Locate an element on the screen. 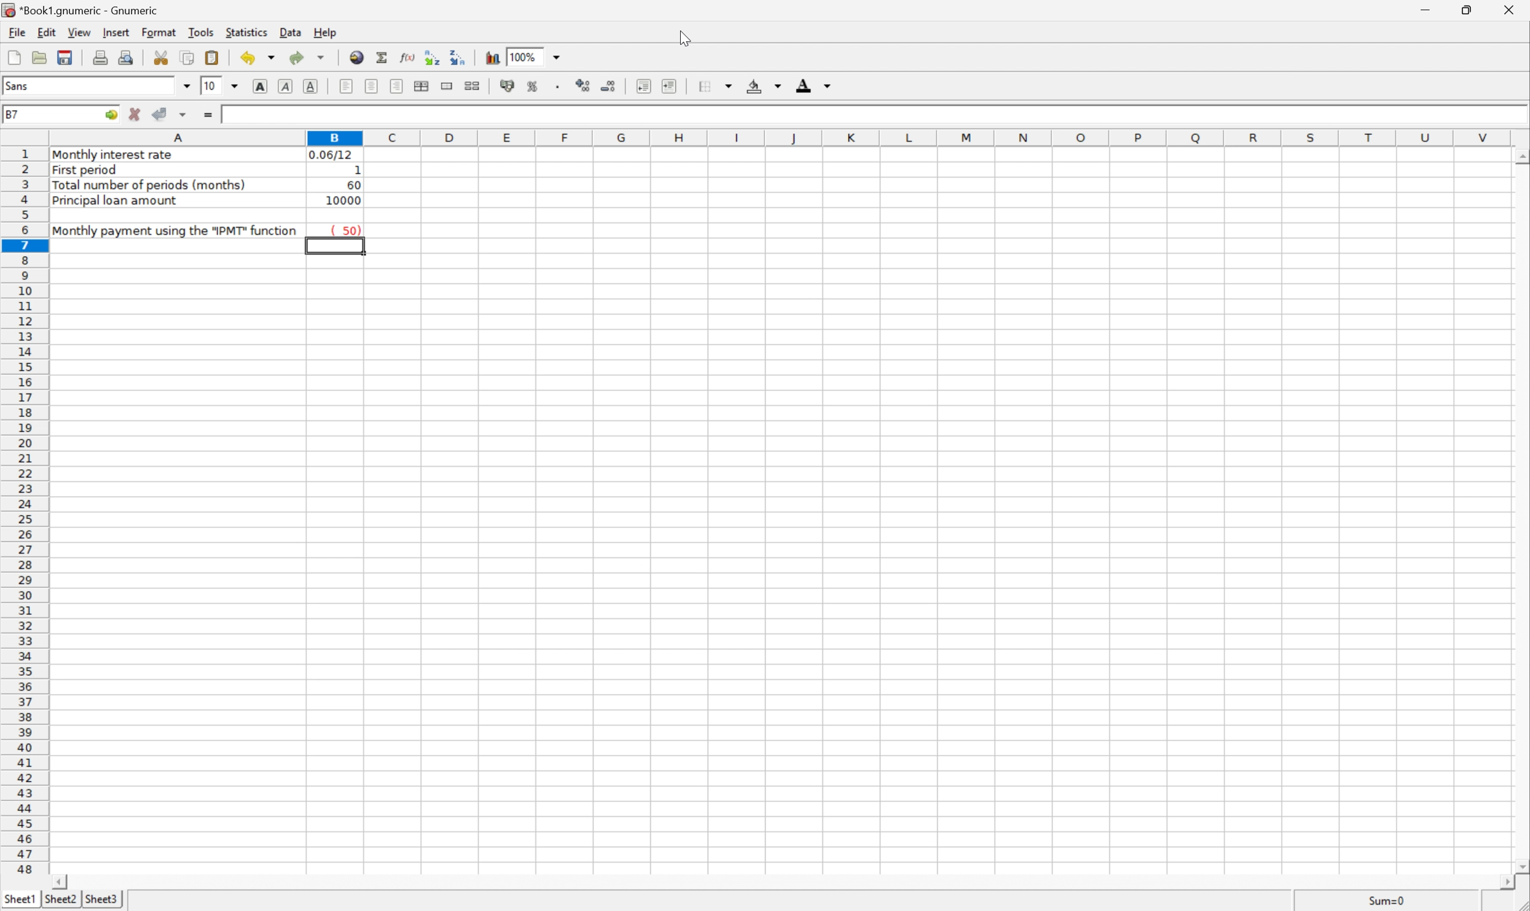 The image size is (1530, 911). ( 50) is located at coordinates (343, 230).